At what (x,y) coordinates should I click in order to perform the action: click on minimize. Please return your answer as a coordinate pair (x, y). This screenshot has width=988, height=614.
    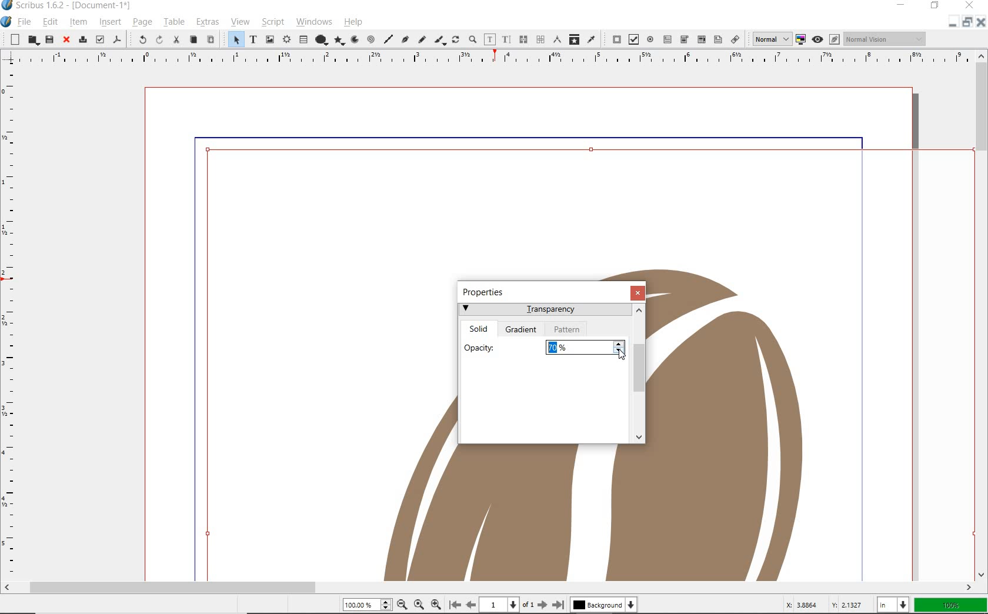
    Looking at the image, I should click on (904, 5).